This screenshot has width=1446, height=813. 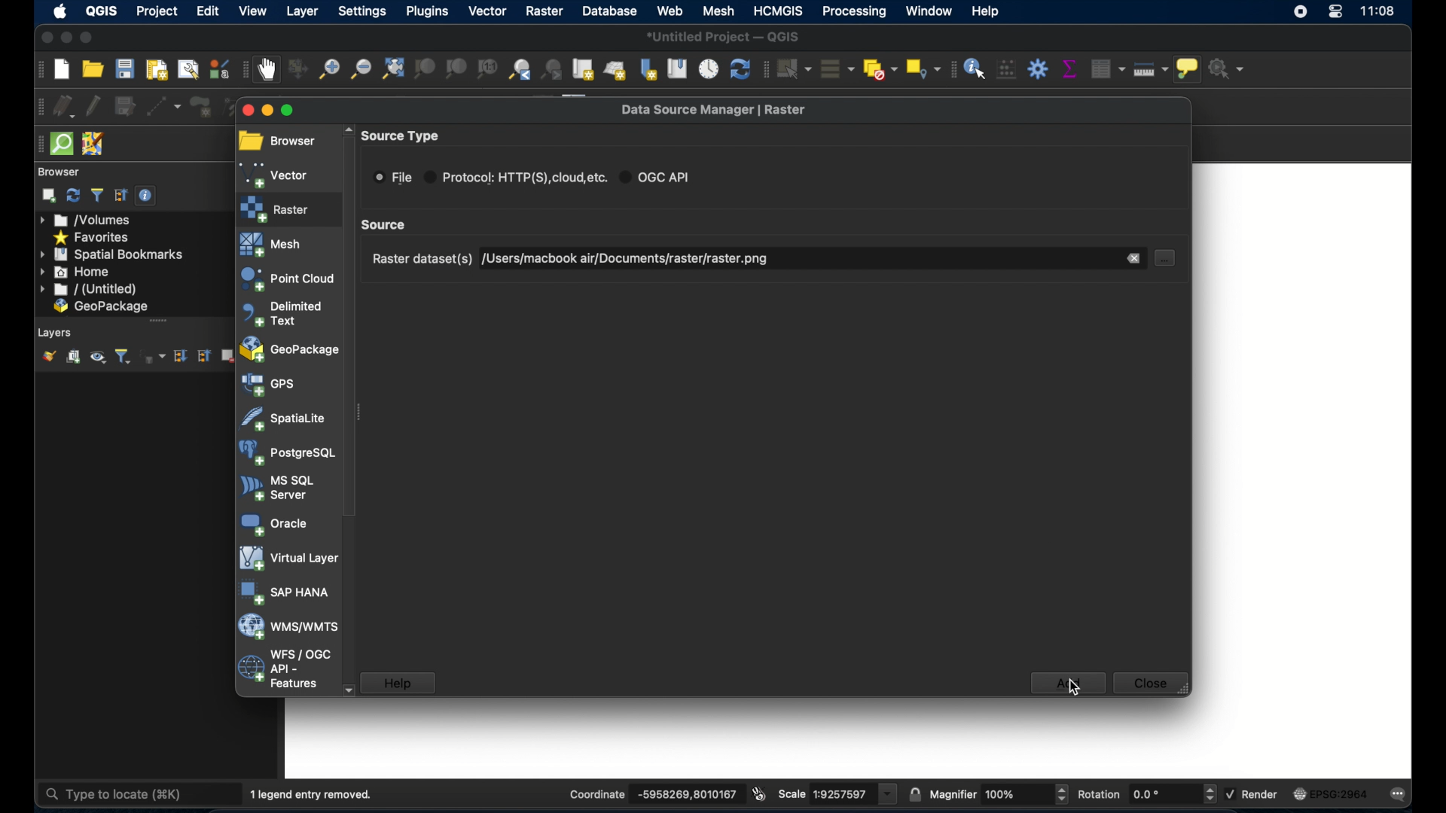 I want to click on zoom last, so click(x=520, y=69).